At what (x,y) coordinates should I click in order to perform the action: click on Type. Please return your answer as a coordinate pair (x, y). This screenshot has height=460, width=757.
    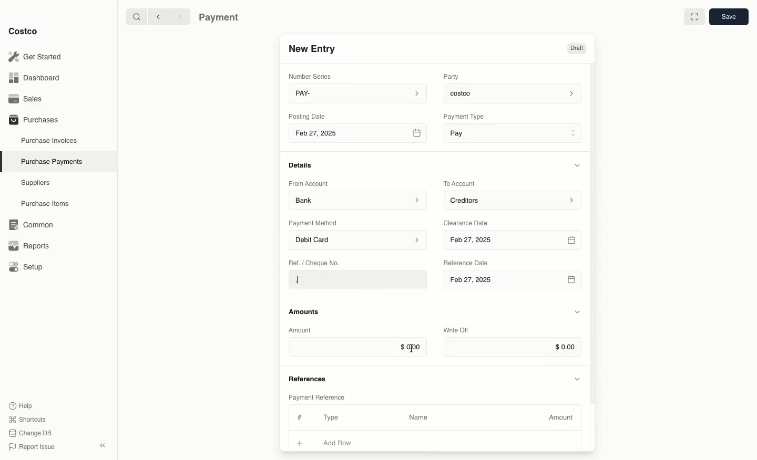
    Looking at the image, I should click on (333, 417).